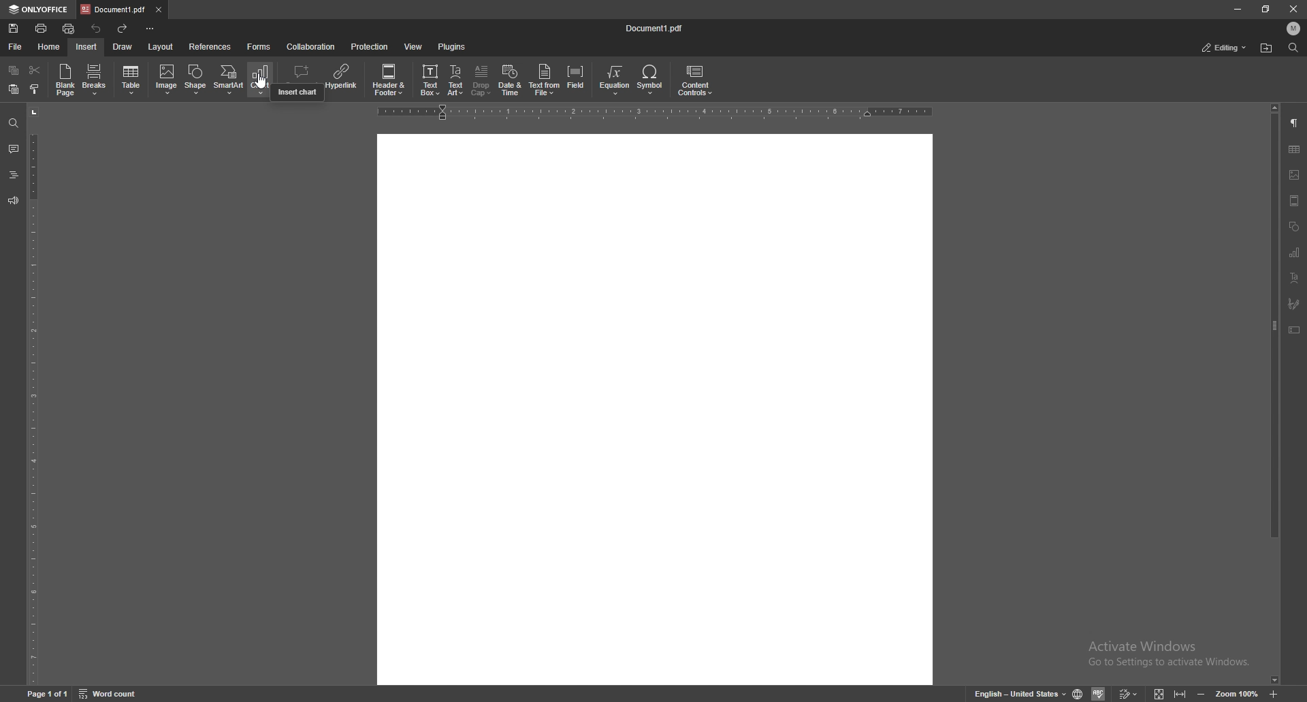 The height and width of the screenshot is (702, 1307). I want to click on symbol, so click(651, 80).